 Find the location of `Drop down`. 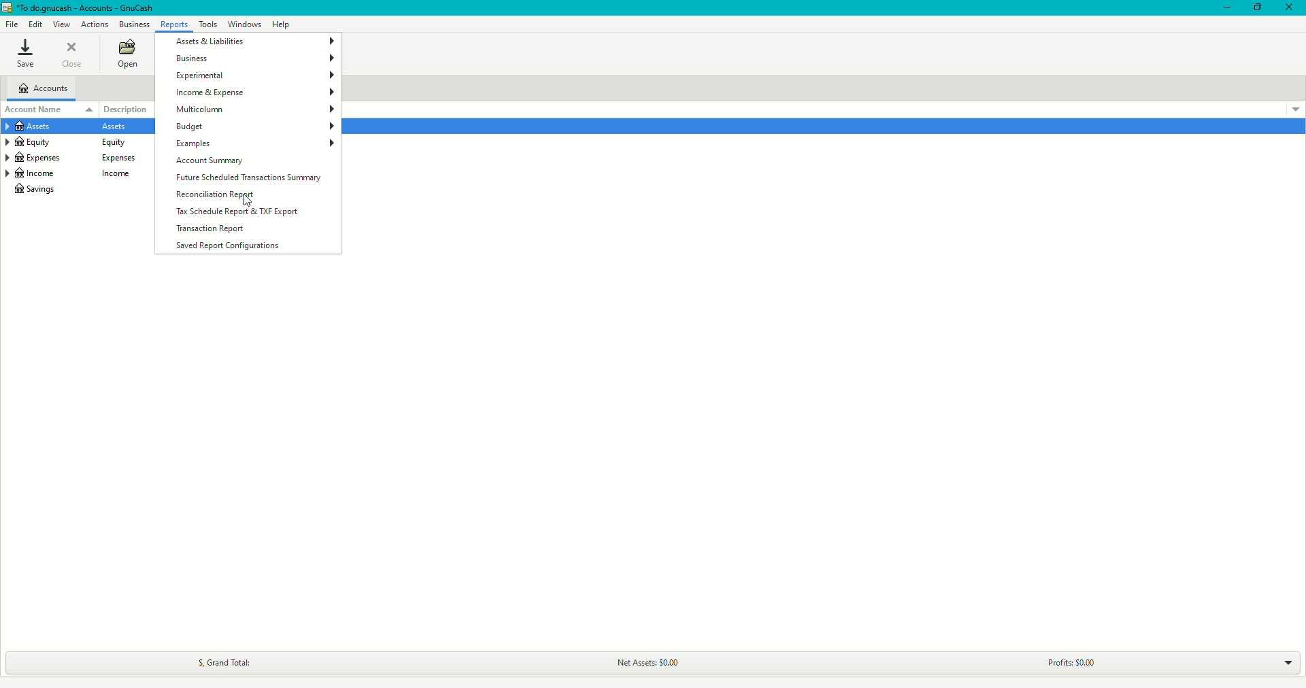

Drop down is located at coordinates (1290, 666).